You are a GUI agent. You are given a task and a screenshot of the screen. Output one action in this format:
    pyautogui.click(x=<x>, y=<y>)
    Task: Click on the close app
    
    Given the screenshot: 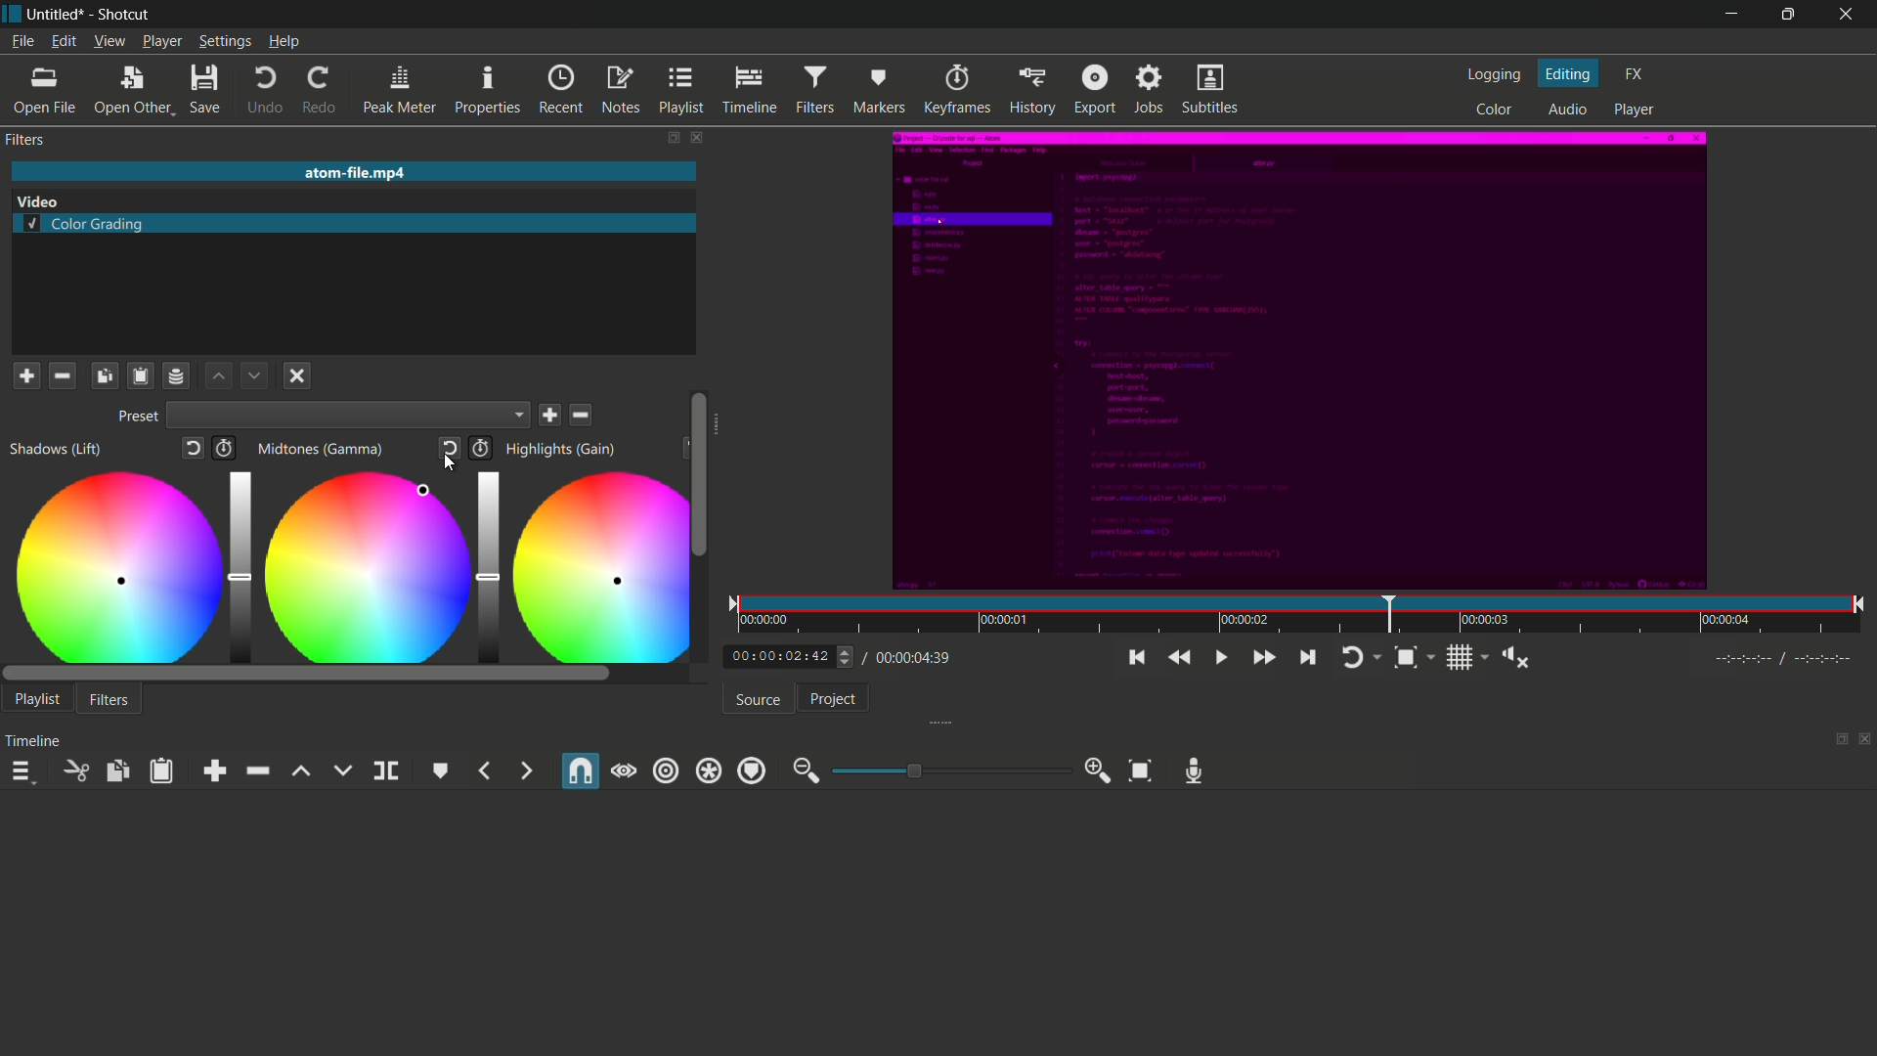 What is the action you would take?
    pyautogui.click(x=1848, y=15)
    